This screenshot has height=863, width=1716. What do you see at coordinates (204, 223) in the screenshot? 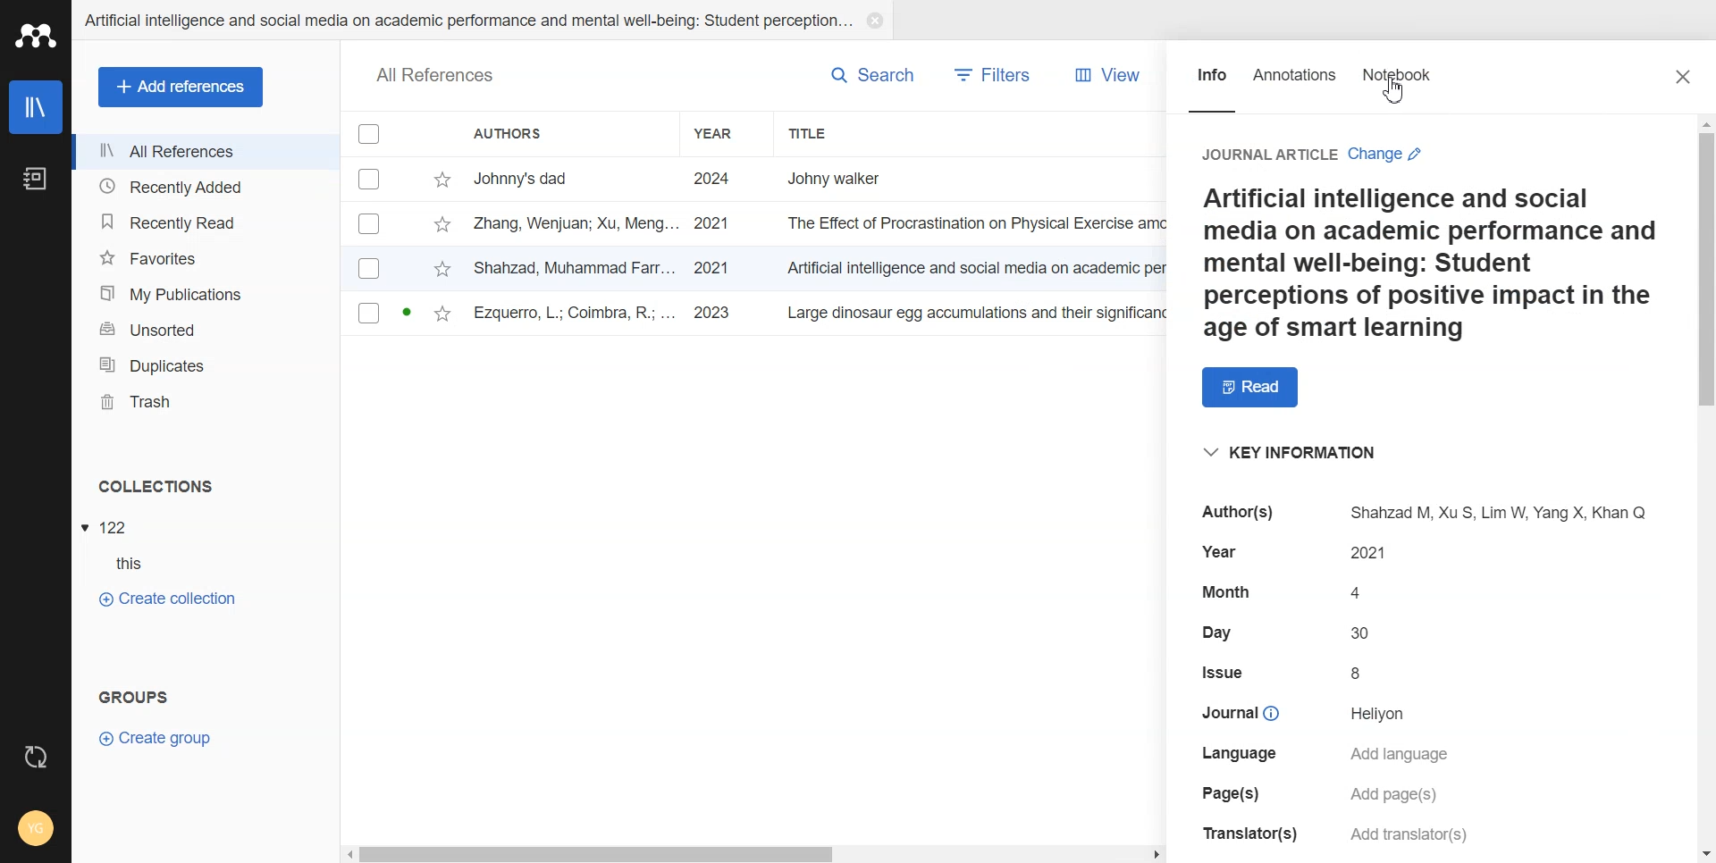
I see `Recently Read` at bounding box center [204, 223].